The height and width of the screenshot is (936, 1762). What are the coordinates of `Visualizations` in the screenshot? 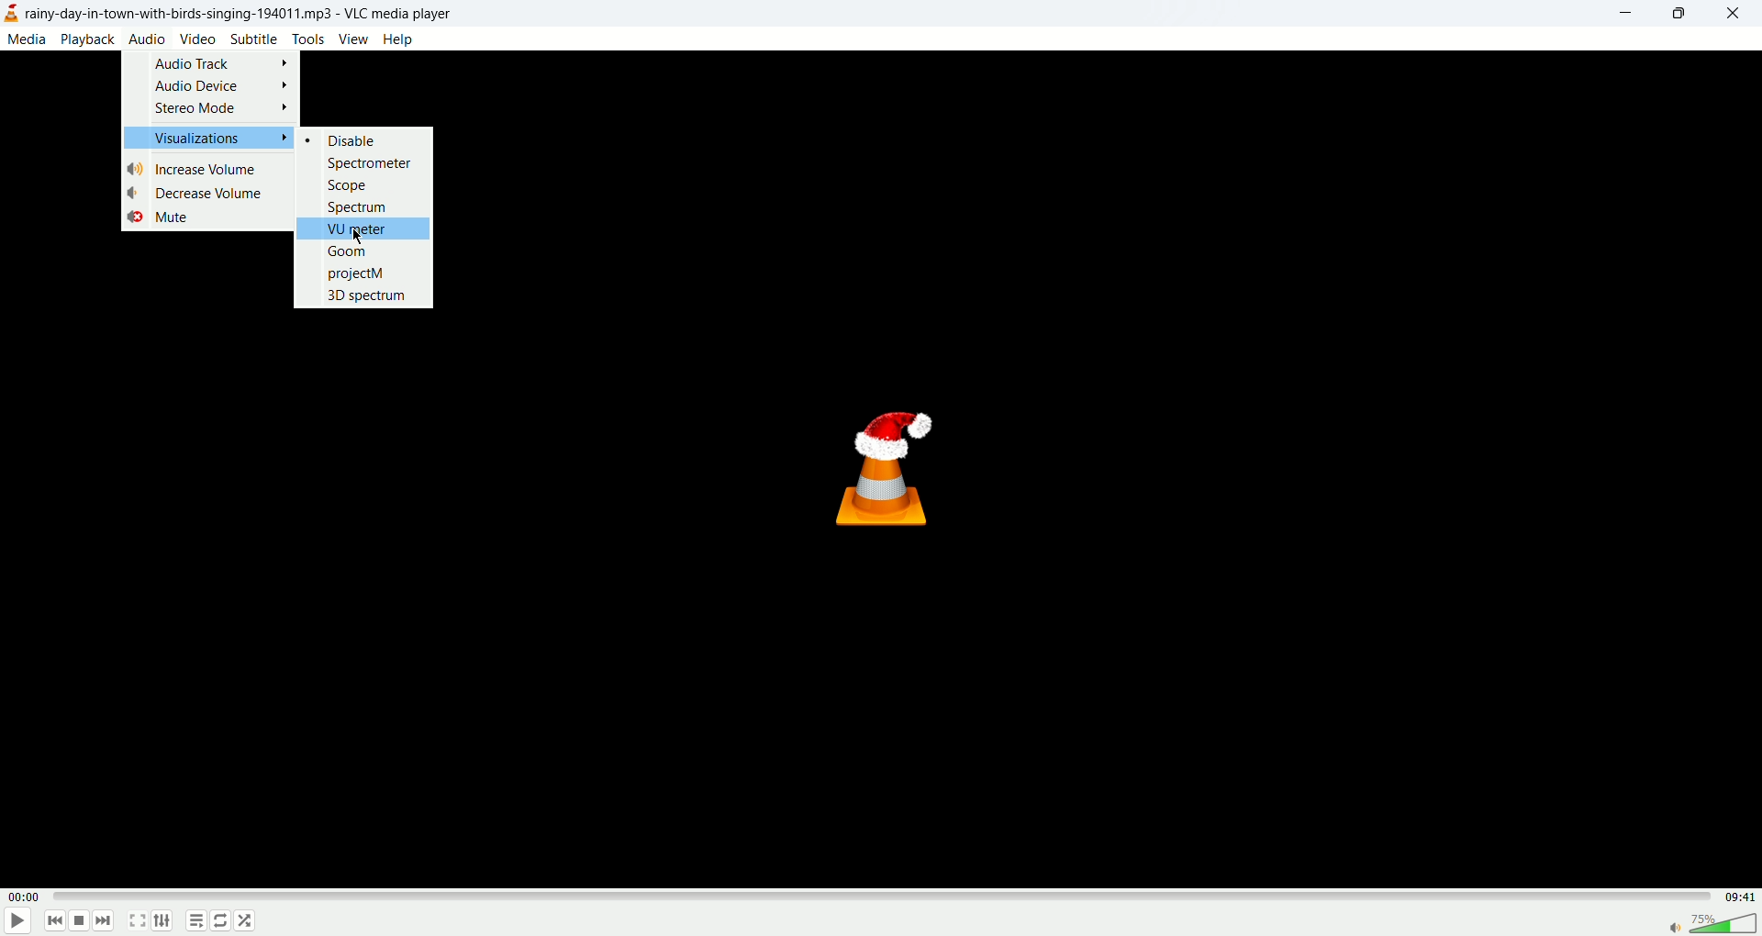 It's located at (216, 139).